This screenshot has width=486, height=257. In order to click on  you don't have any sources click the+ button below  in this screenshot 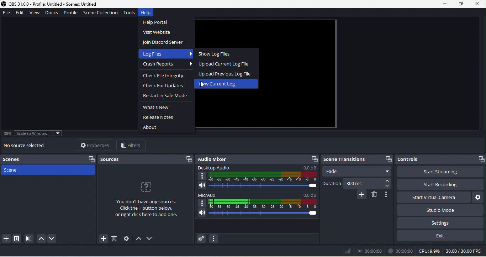, I will do `click(146, 203)`.